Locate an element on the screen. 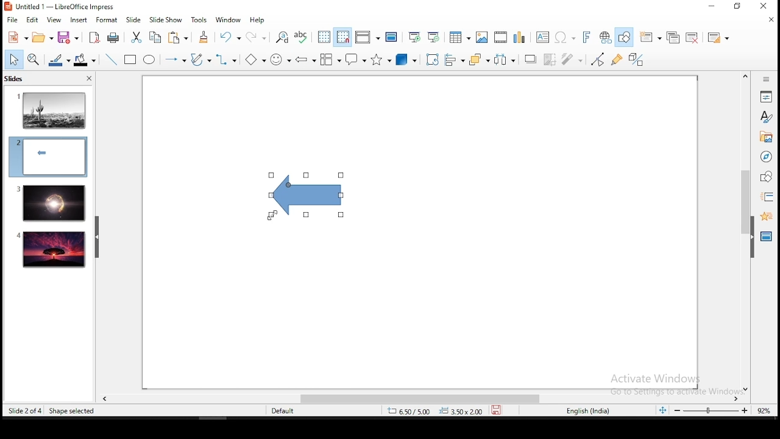  display grid is located at coordinates (324, 37).